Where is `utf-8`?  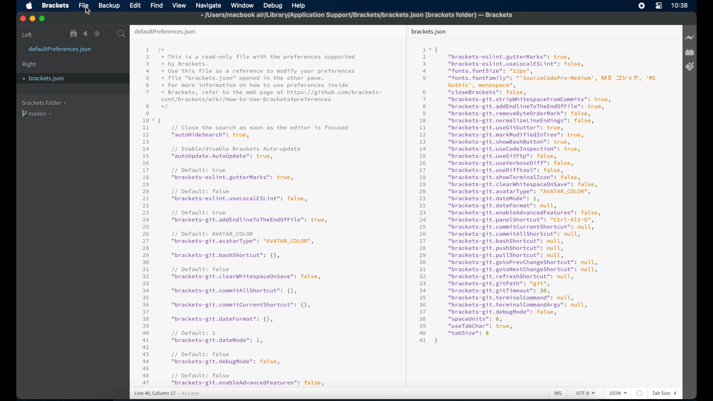
utf-8 is located at coordinates (586, 393).